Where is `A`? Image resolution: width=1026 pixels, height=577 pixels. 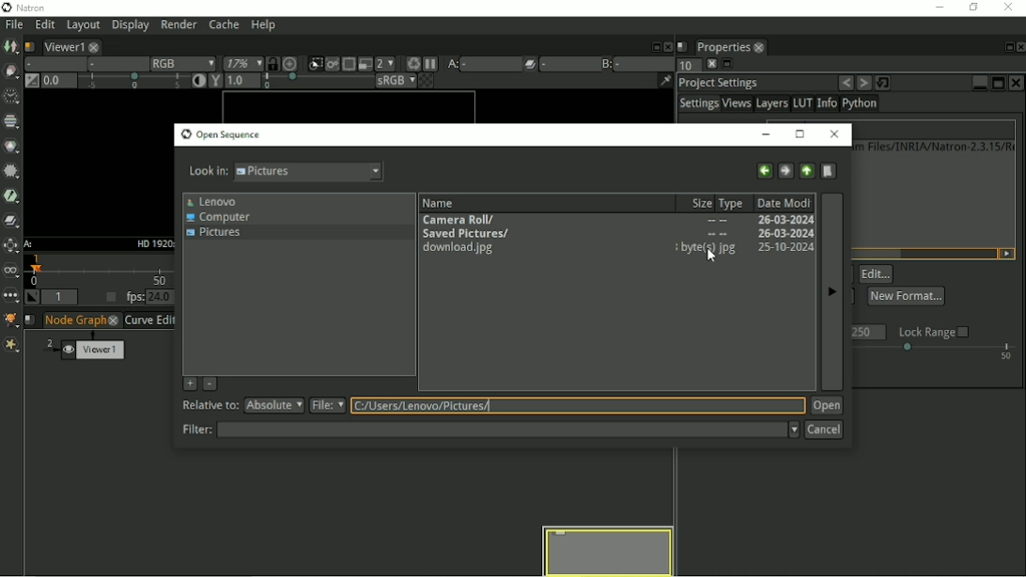 A is located at coordinates (29, 244).